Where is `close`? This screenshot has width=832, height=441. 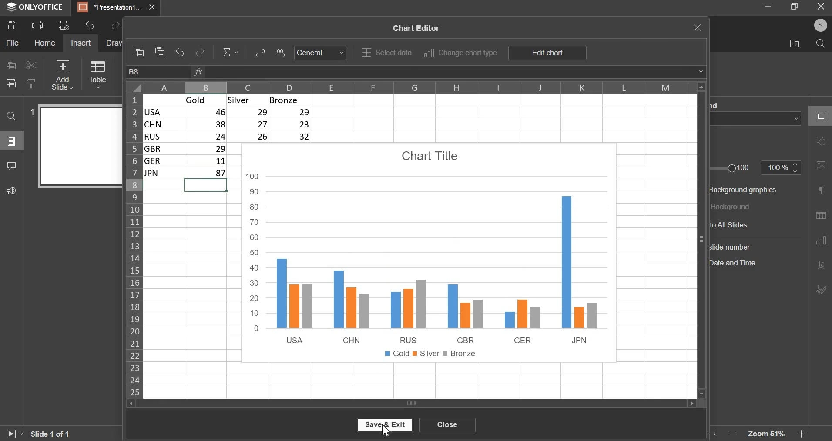 close is located at coordinates (153, 7).